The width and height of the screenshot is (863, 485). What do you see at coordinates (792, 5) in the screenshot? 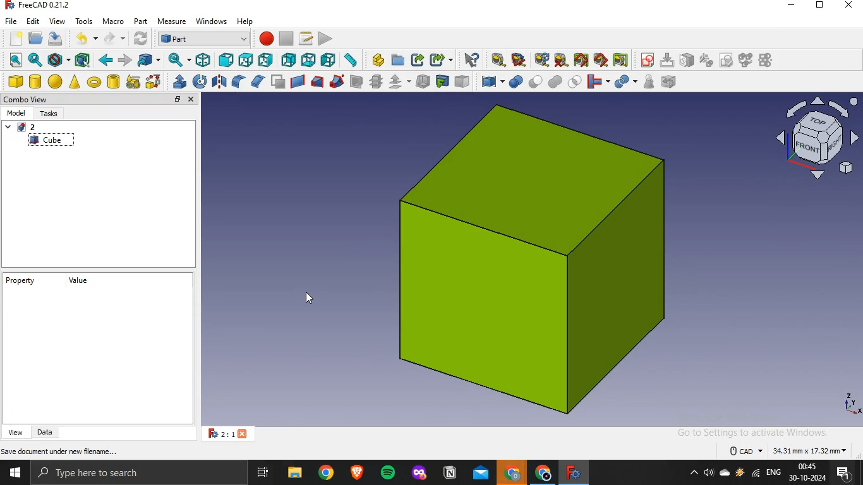
I see `minimize` at bounding box center [792, 5].